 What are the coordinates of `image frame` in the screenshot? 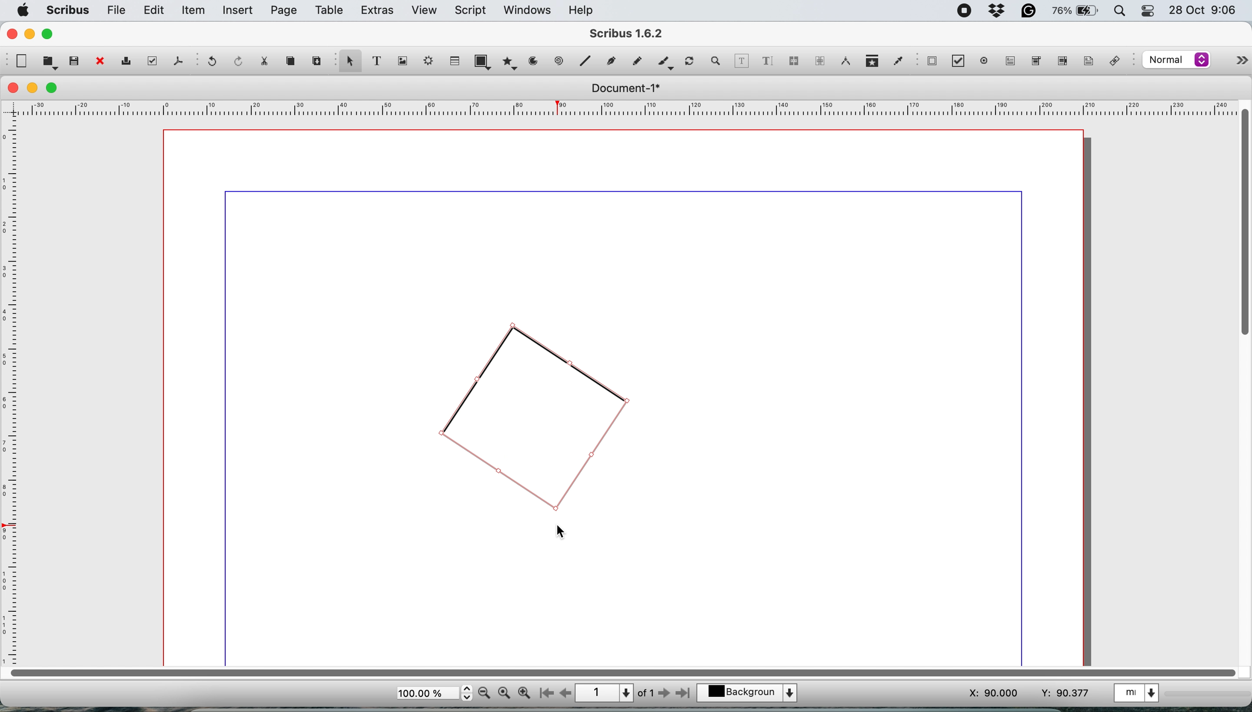 It's located at (405, 62).